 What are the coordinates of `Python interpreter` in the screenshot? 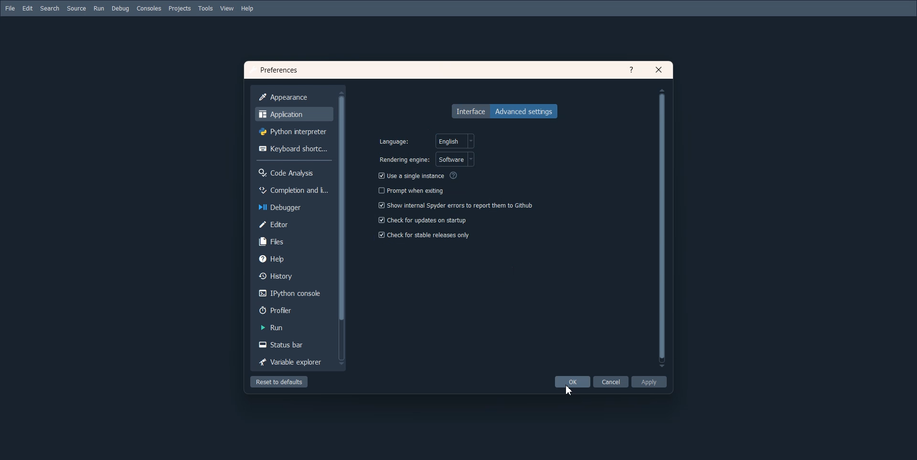 It's located at (293, 131).